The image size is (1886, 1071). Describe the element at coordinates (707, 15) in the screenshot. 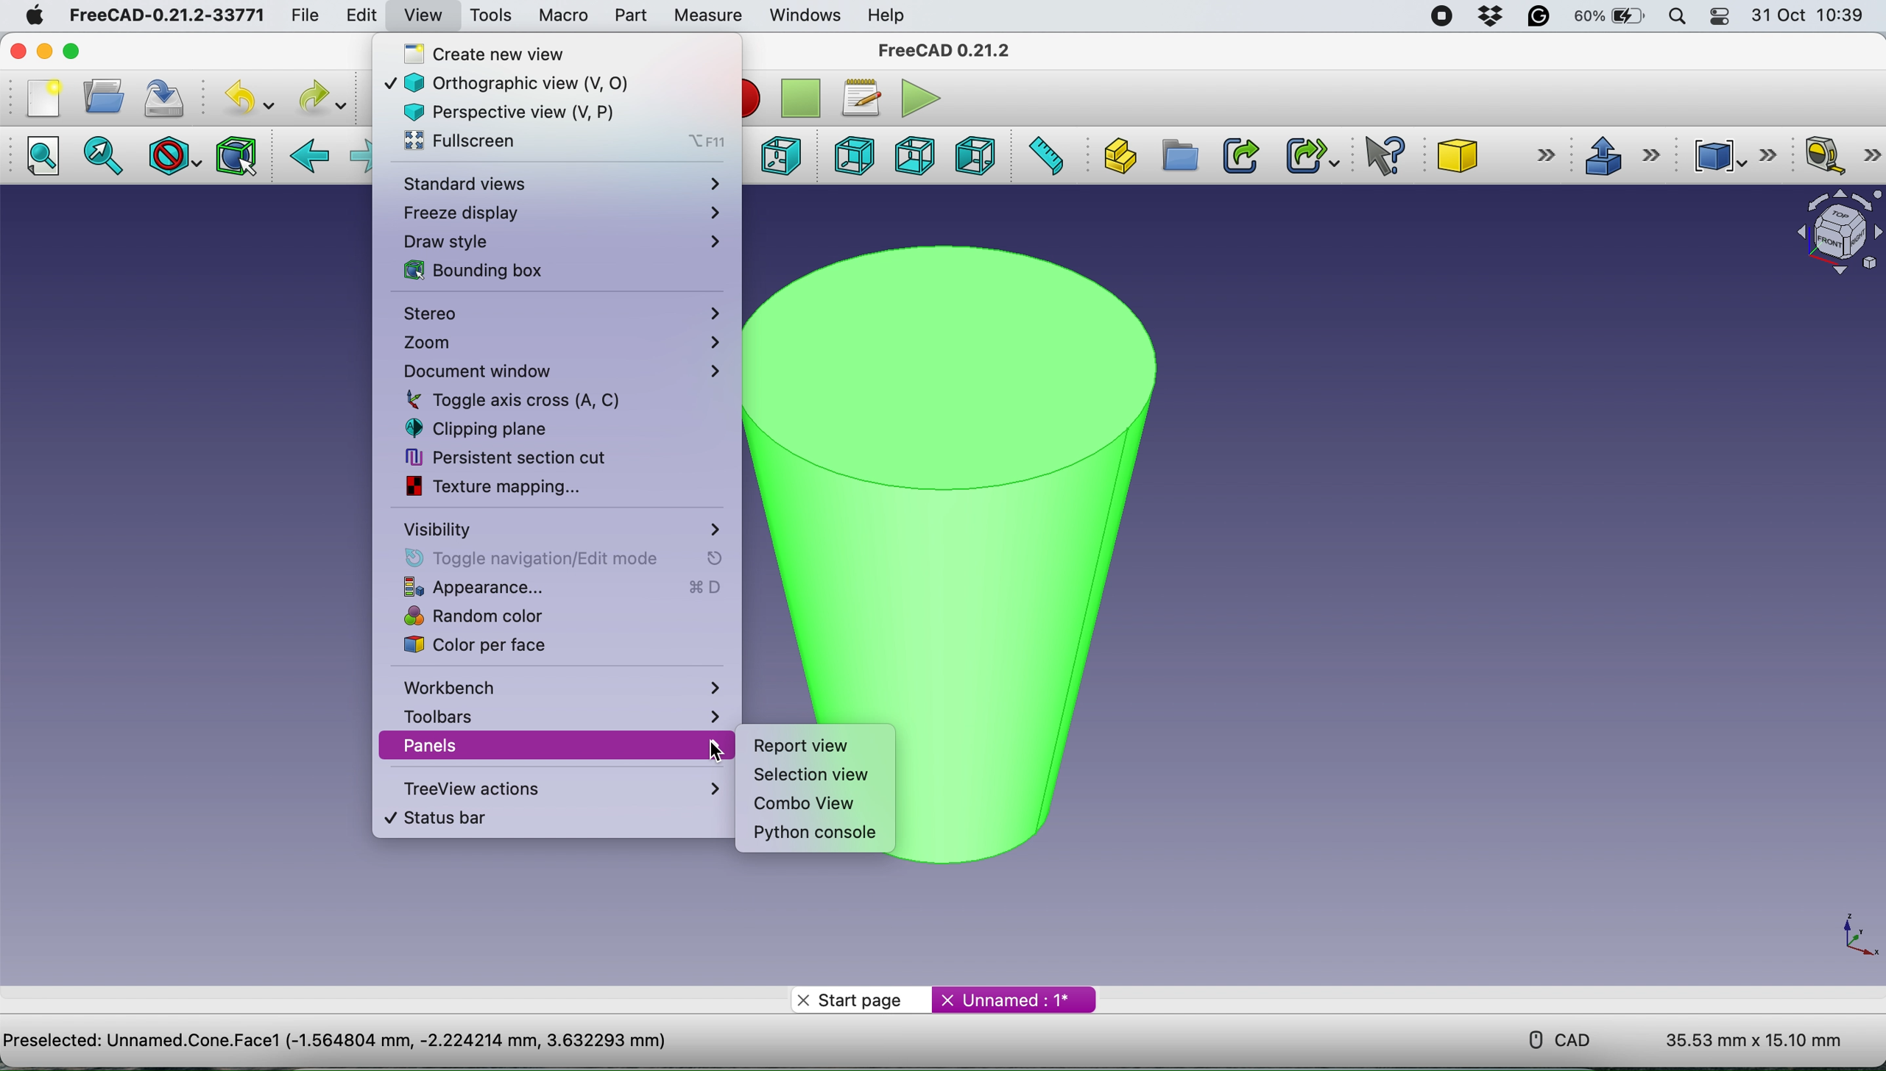

I see `measure` at that location.